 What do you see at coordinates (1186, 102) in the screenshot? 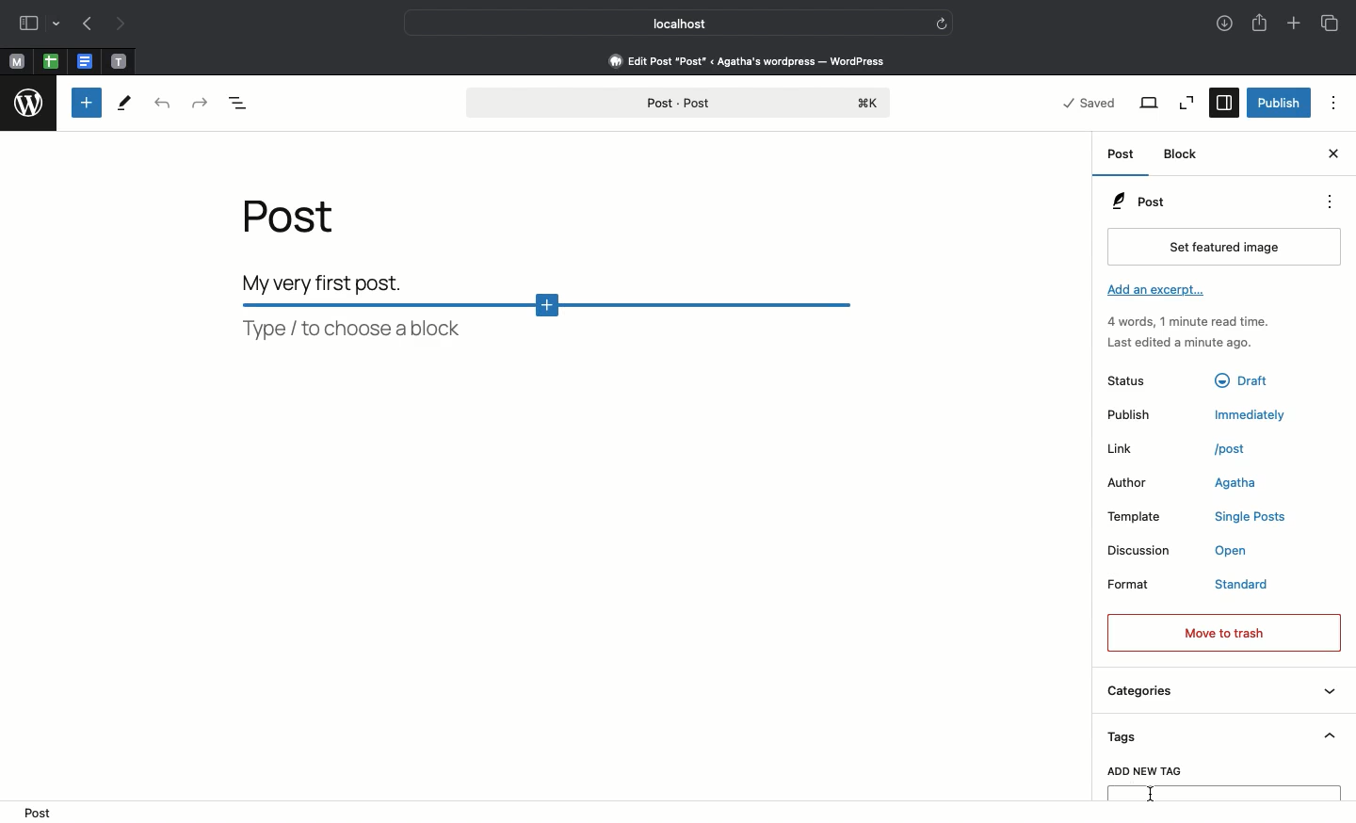
I see `Zoom out` at bounding box center [1186, 102].